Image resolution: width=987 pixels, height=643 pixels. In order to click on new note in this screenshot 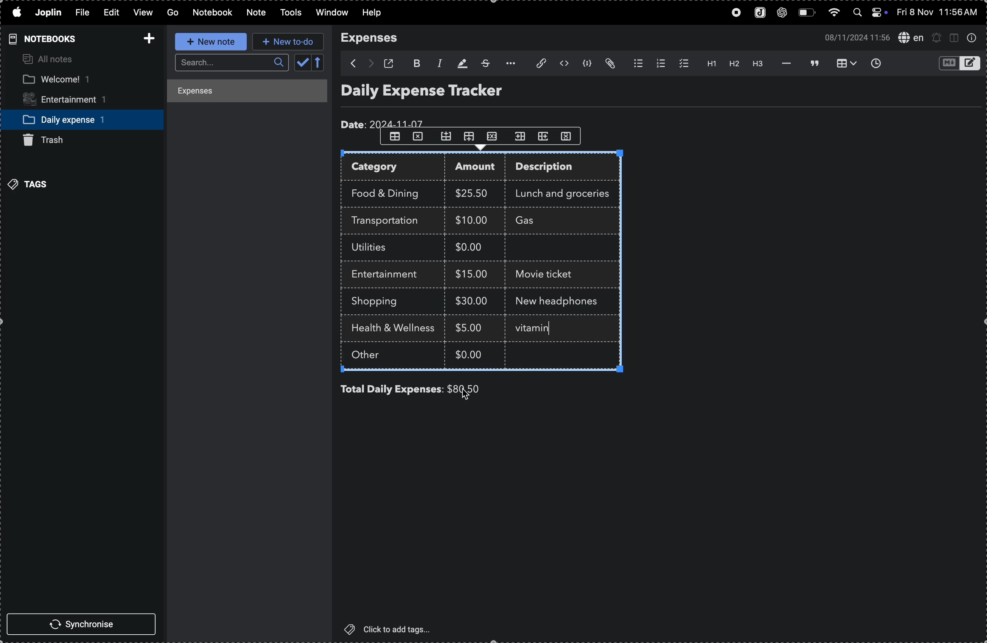, I will do `click(208, 42)`.